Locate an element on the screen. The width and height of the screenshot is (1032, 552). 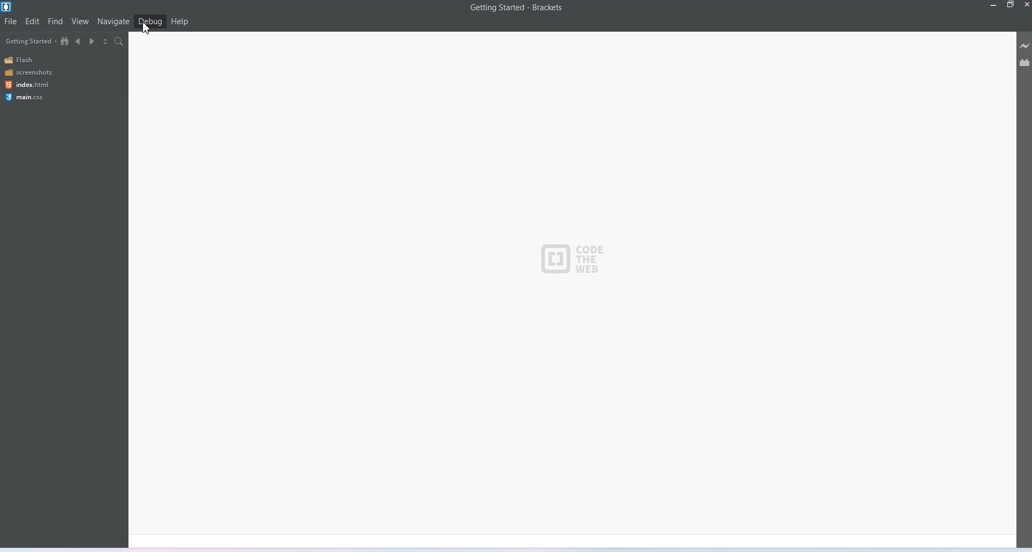
Logo is located at coordinates (572, 255).